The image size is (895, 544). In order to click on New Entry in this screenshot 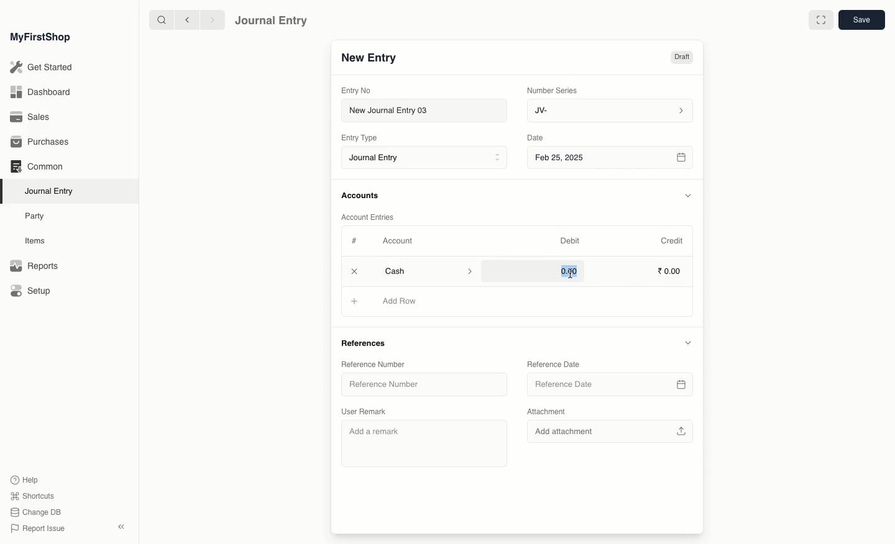, I will do `click(369, 58)`.